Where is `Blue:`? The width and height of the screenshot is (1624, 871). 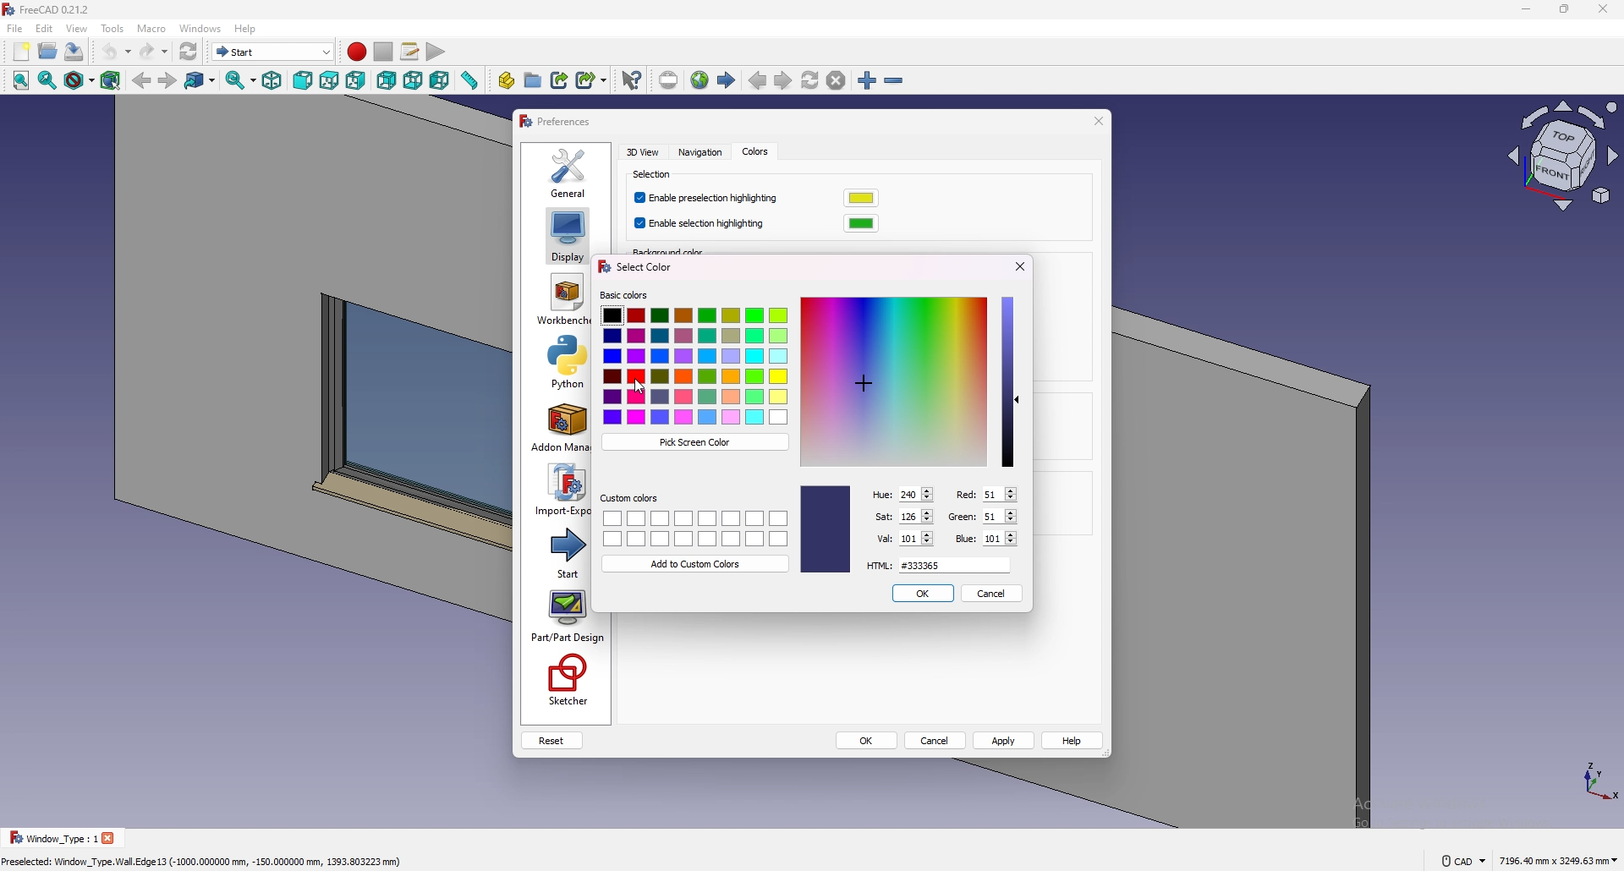 Blue: is located at coordinates (964, 539).